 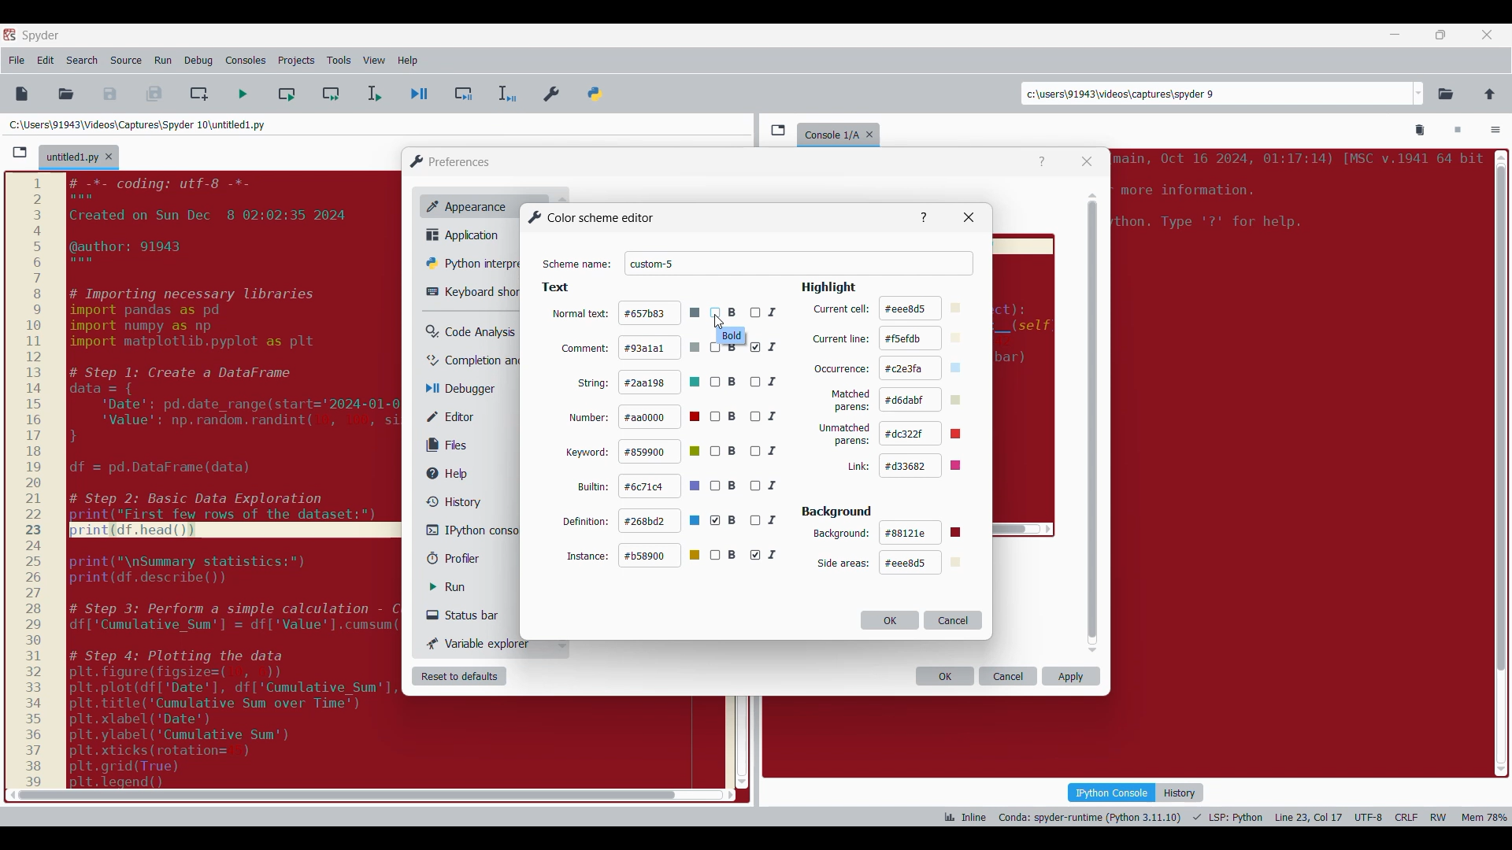 I want to click on current line, so click(x=840, y=339).